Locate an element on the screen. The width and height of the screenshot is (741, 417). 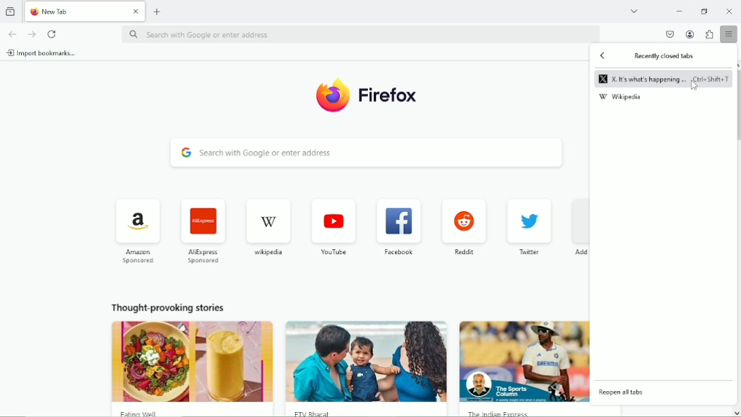
icon is located at coordinates (266, 223).